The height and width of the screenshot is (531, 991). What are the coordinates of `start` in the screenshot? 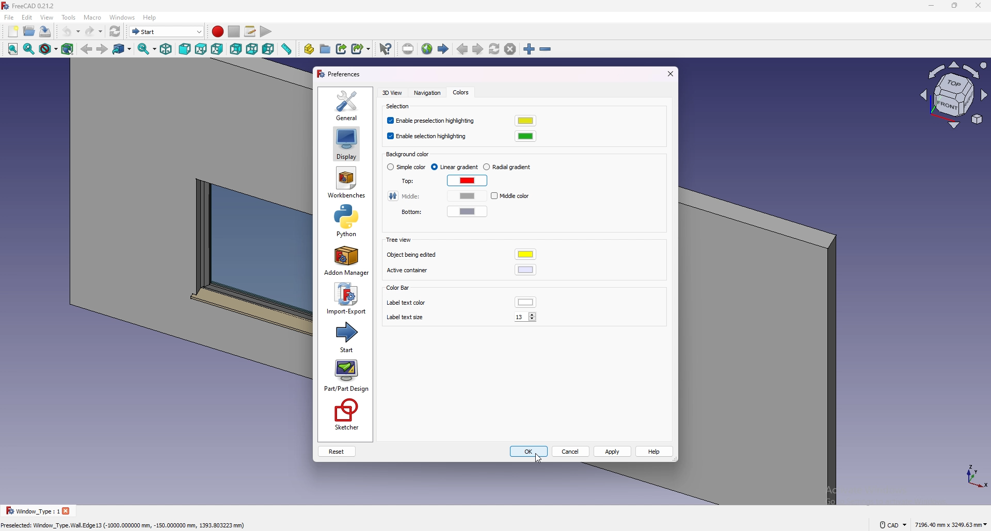 It's located at (347, 336).